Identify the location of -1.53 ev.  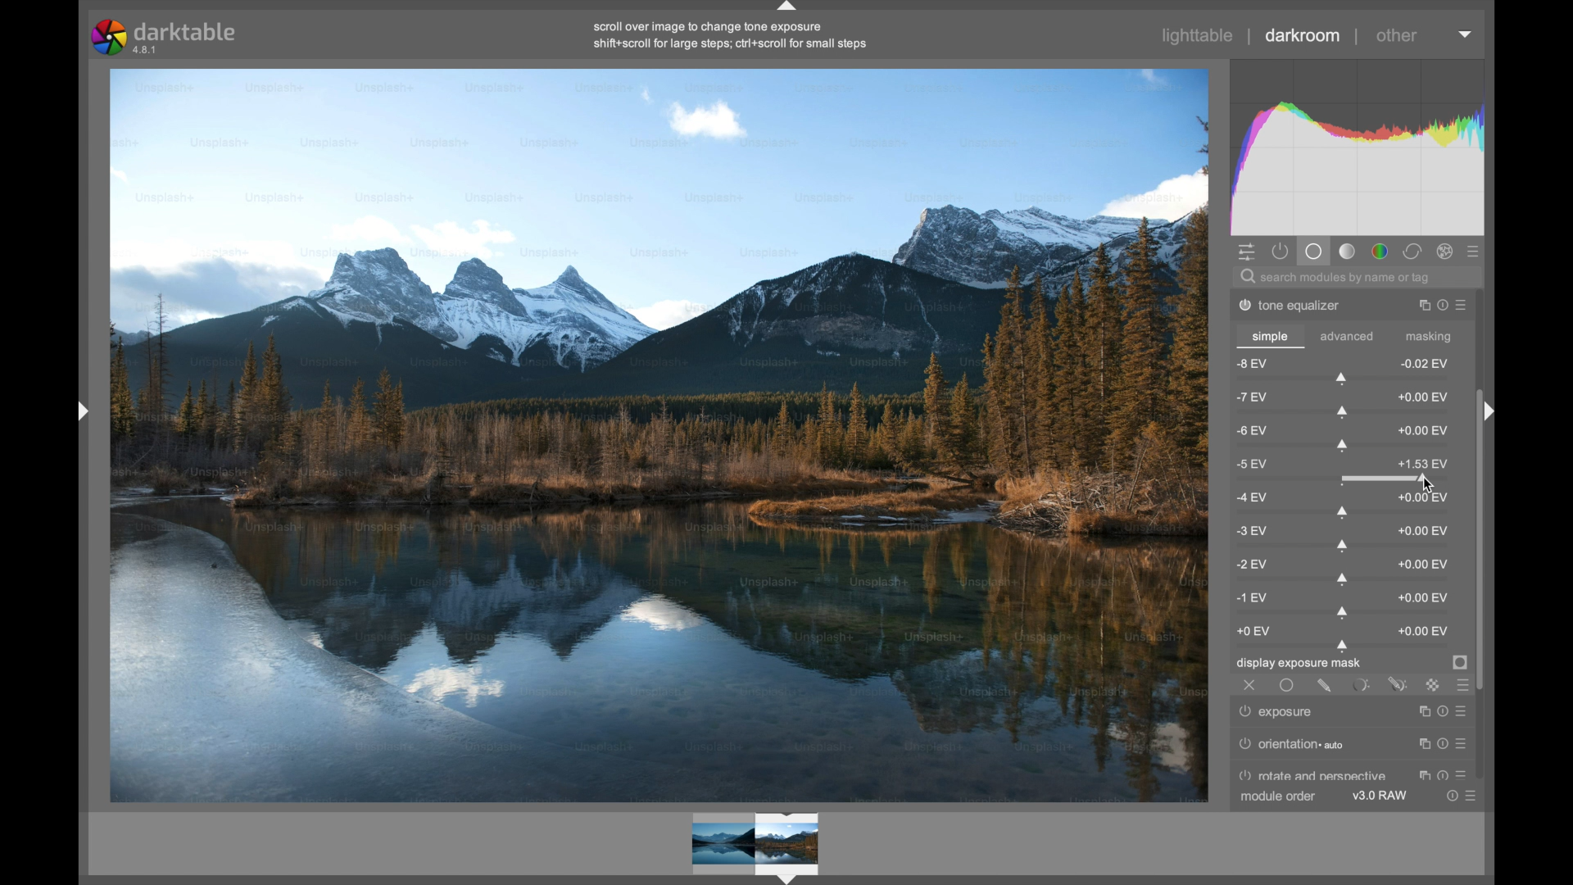
(1425, 461).